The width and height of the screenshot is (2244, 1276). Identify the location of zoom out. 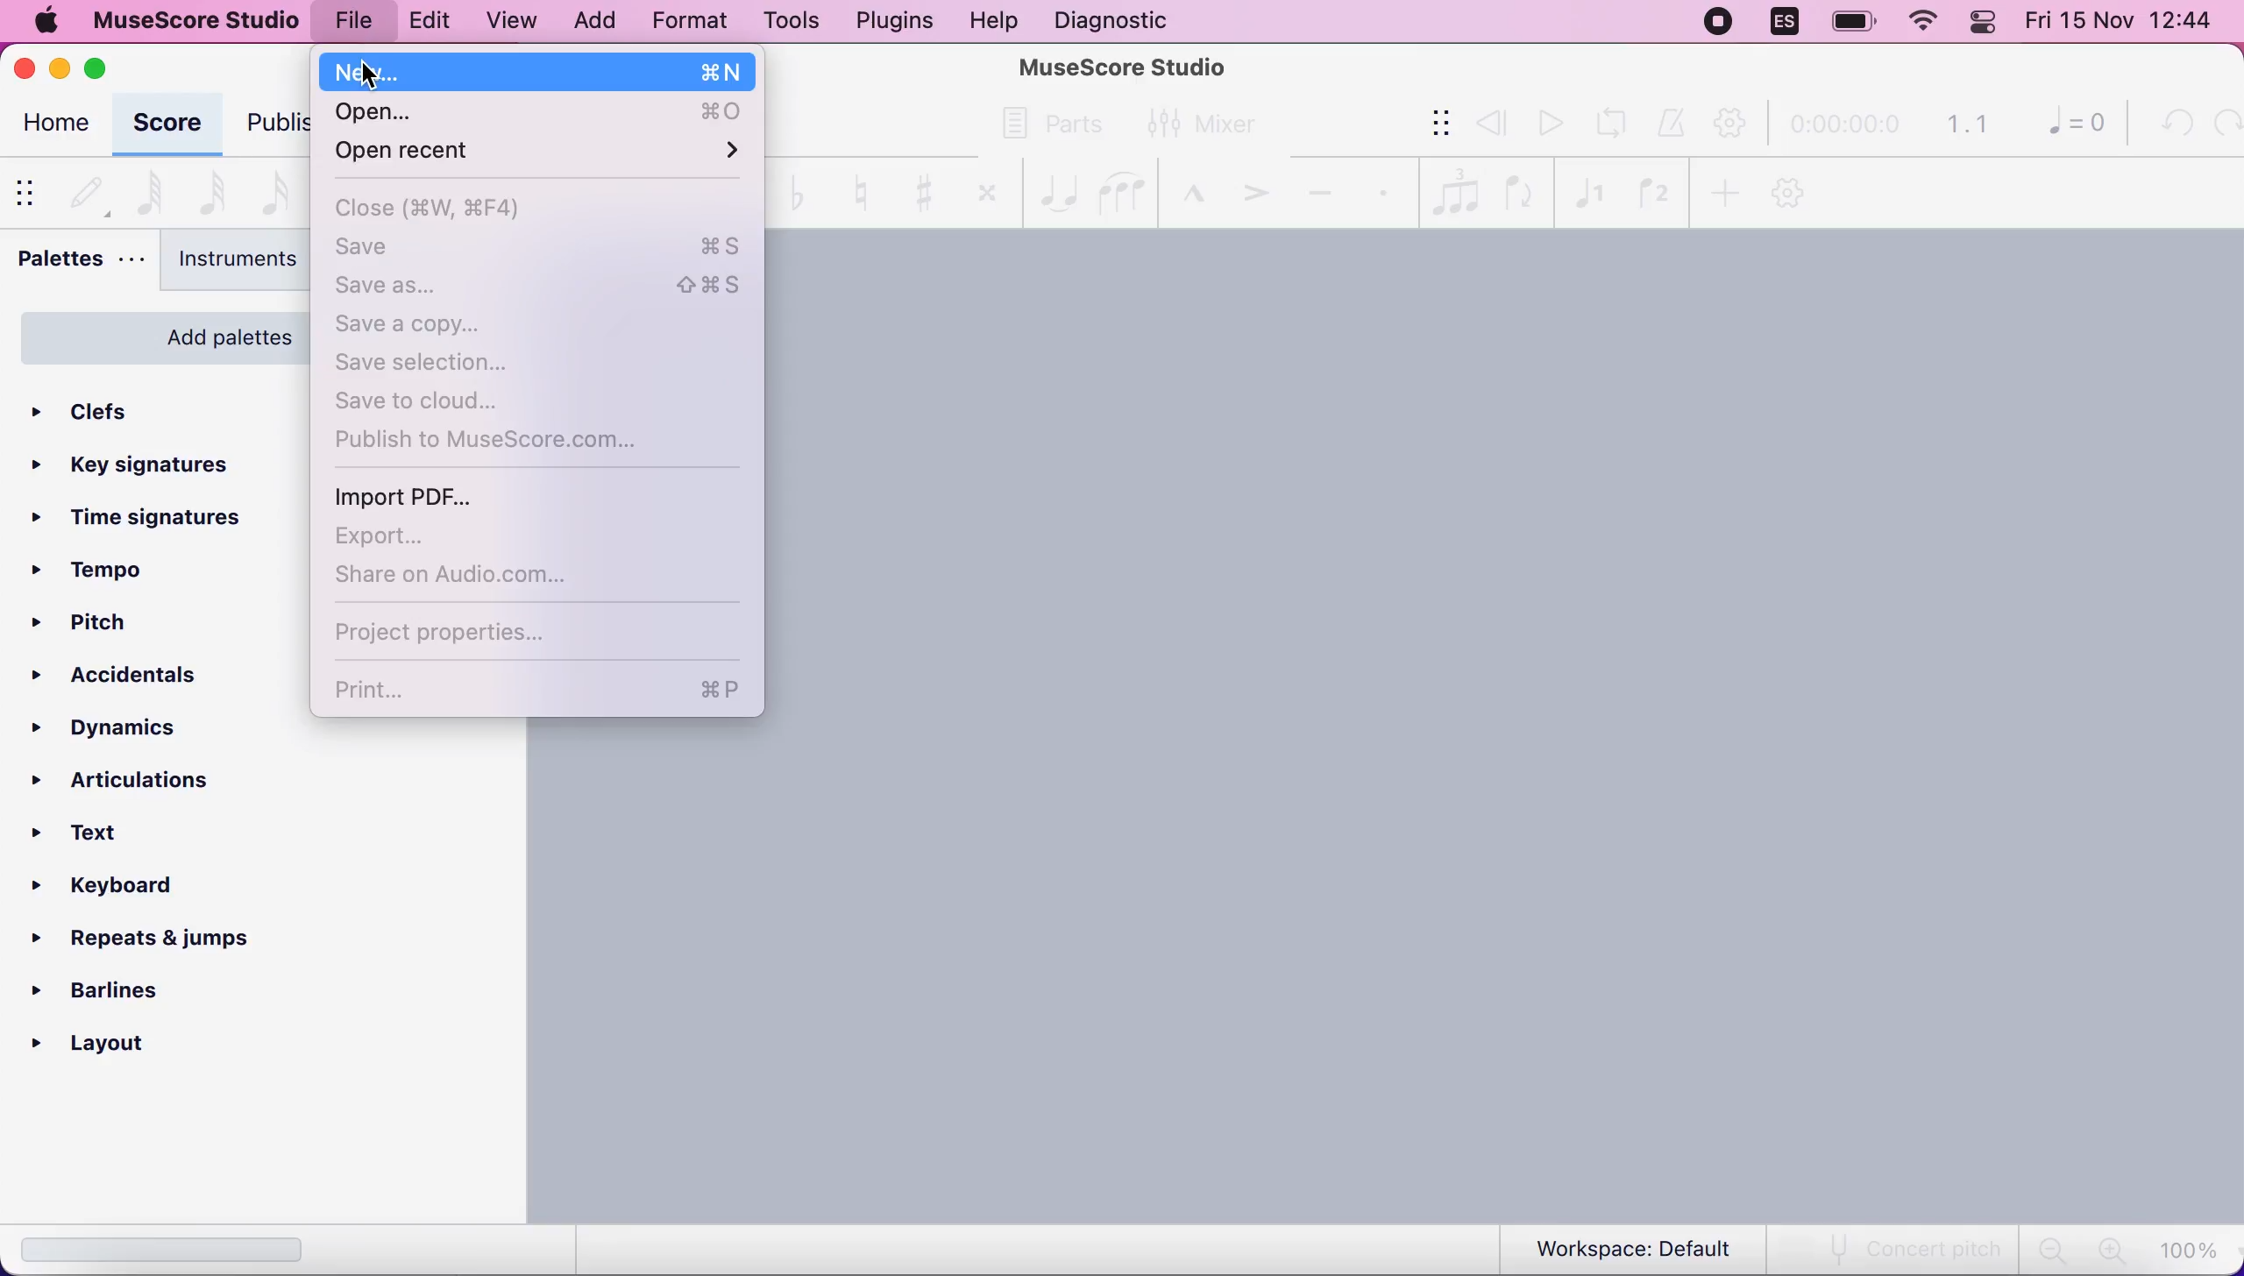
(2050, 1251).